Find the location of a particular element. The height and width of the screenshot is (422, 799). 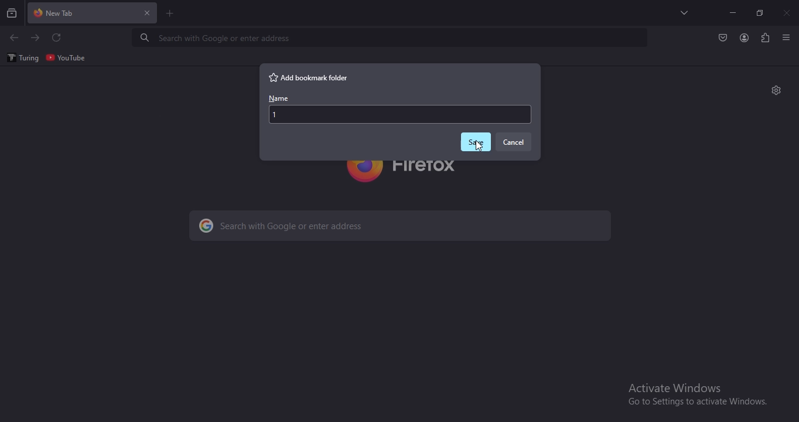

 is located at coordinates (723, 38).